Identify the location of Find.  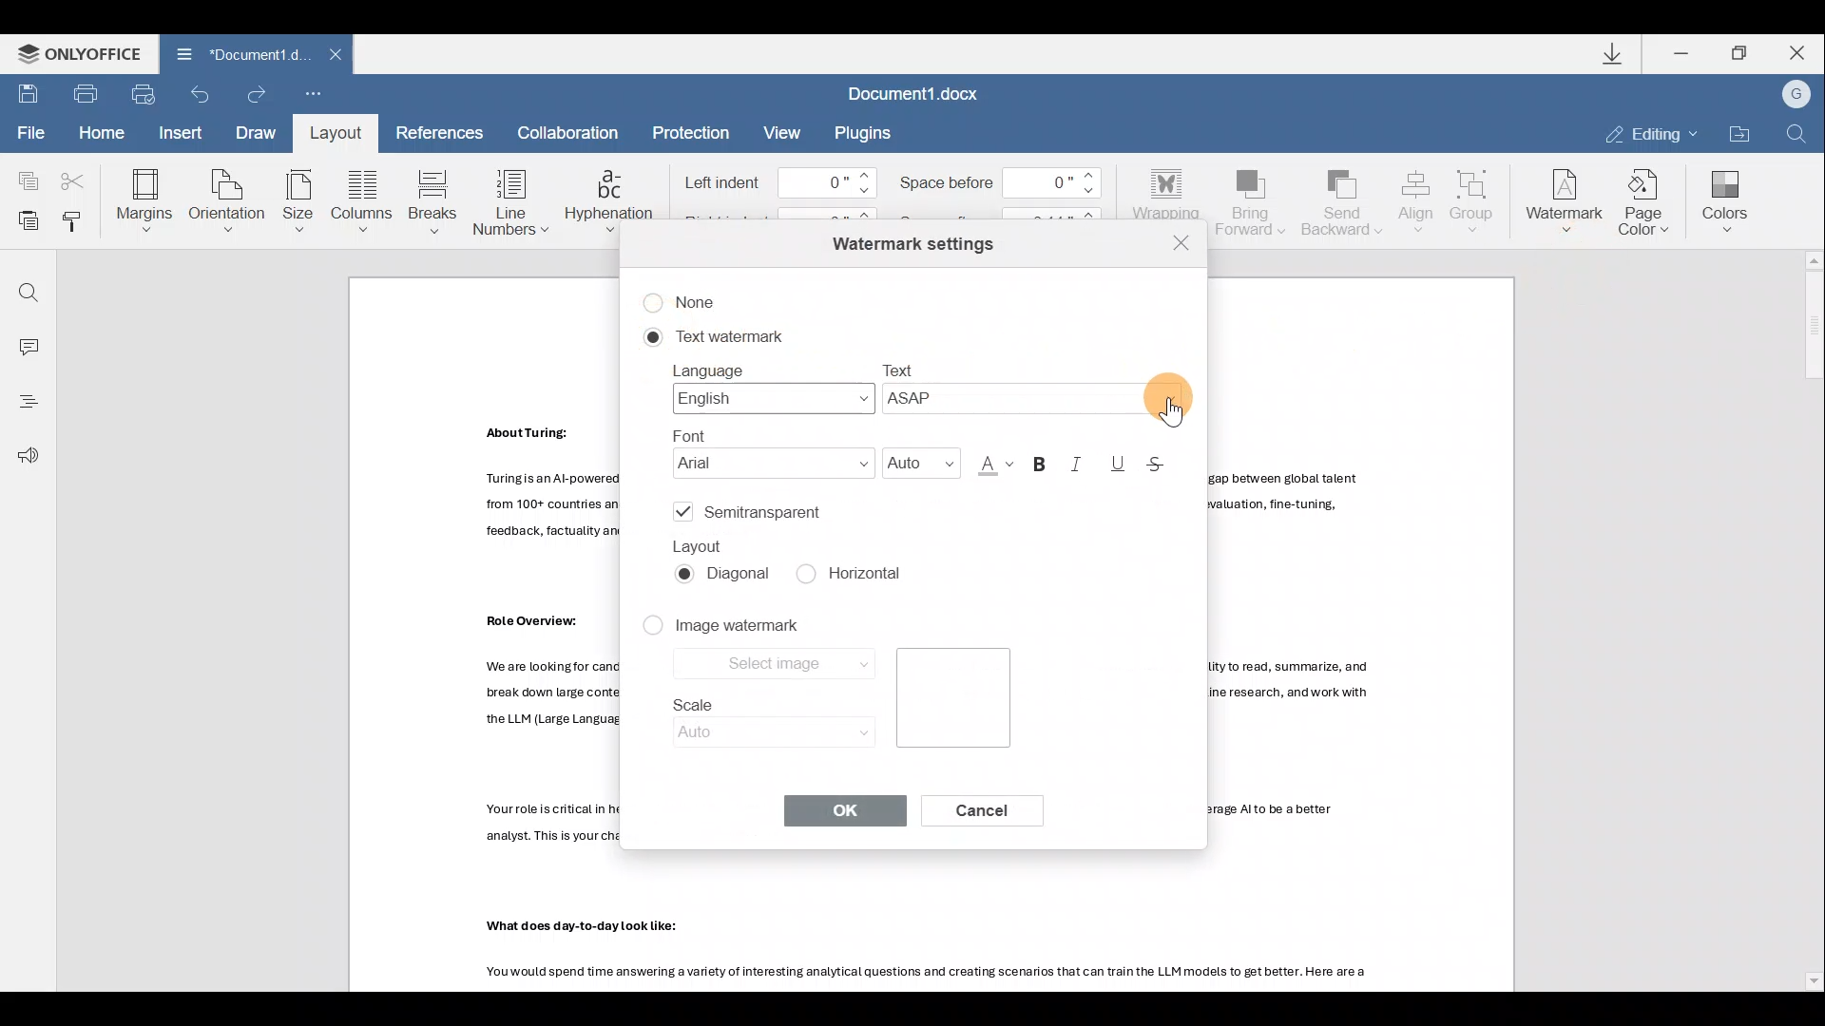
(1796, 131).